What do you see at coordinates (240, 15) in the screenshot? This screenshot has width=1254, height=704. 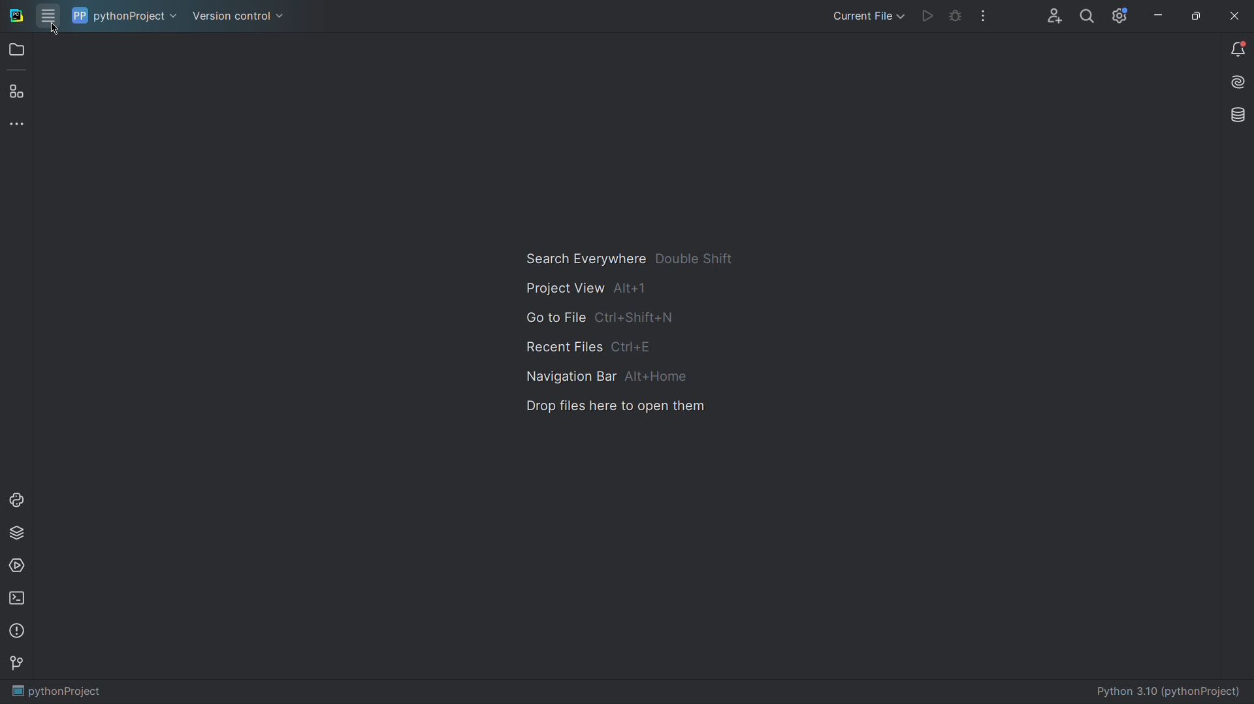 I see `Version control` at bounding box center [240, 15].